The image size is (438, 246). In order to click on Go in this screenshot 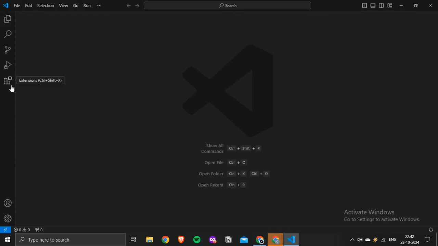, I will do `click(76, 5)`.